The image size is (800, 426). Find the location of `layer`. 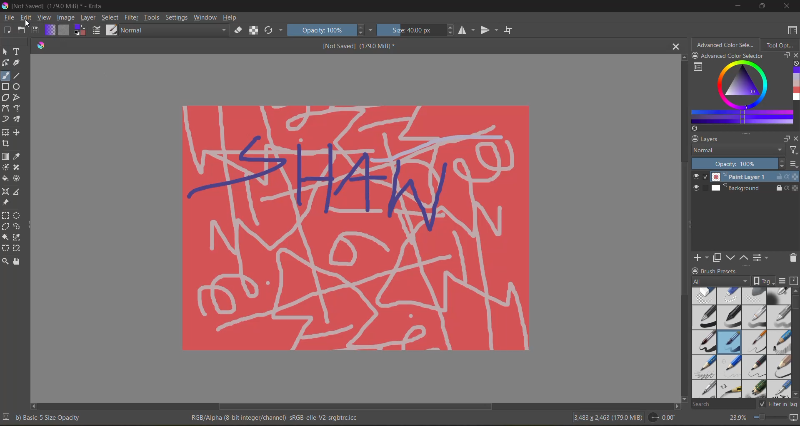

layer is located at coordinates (87, 17).